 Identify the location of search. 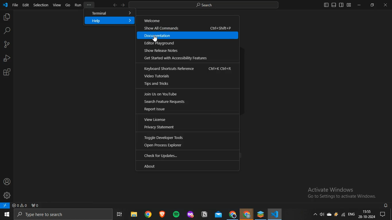
(207, 5).